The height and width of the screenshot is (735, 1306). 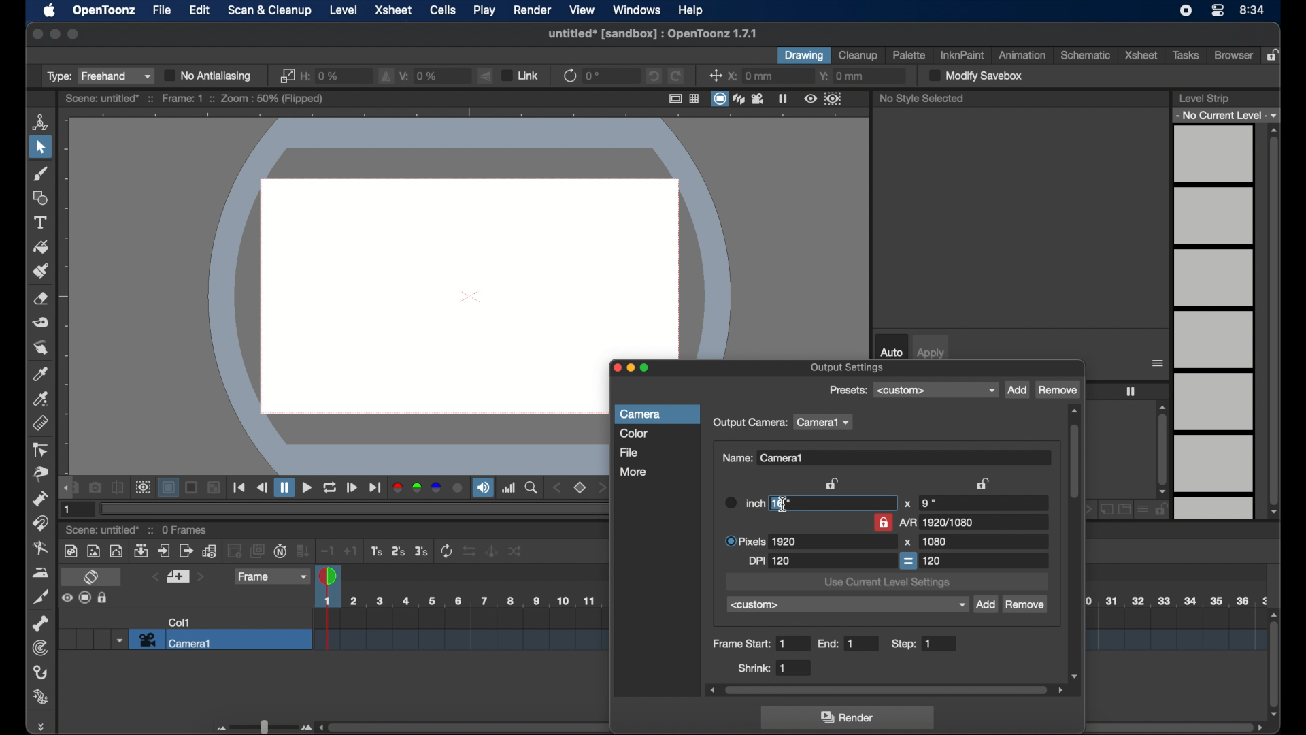 What do you see at coordinates (215, 488) in the screenshot?
I see `` at bounding box center [215, 488].